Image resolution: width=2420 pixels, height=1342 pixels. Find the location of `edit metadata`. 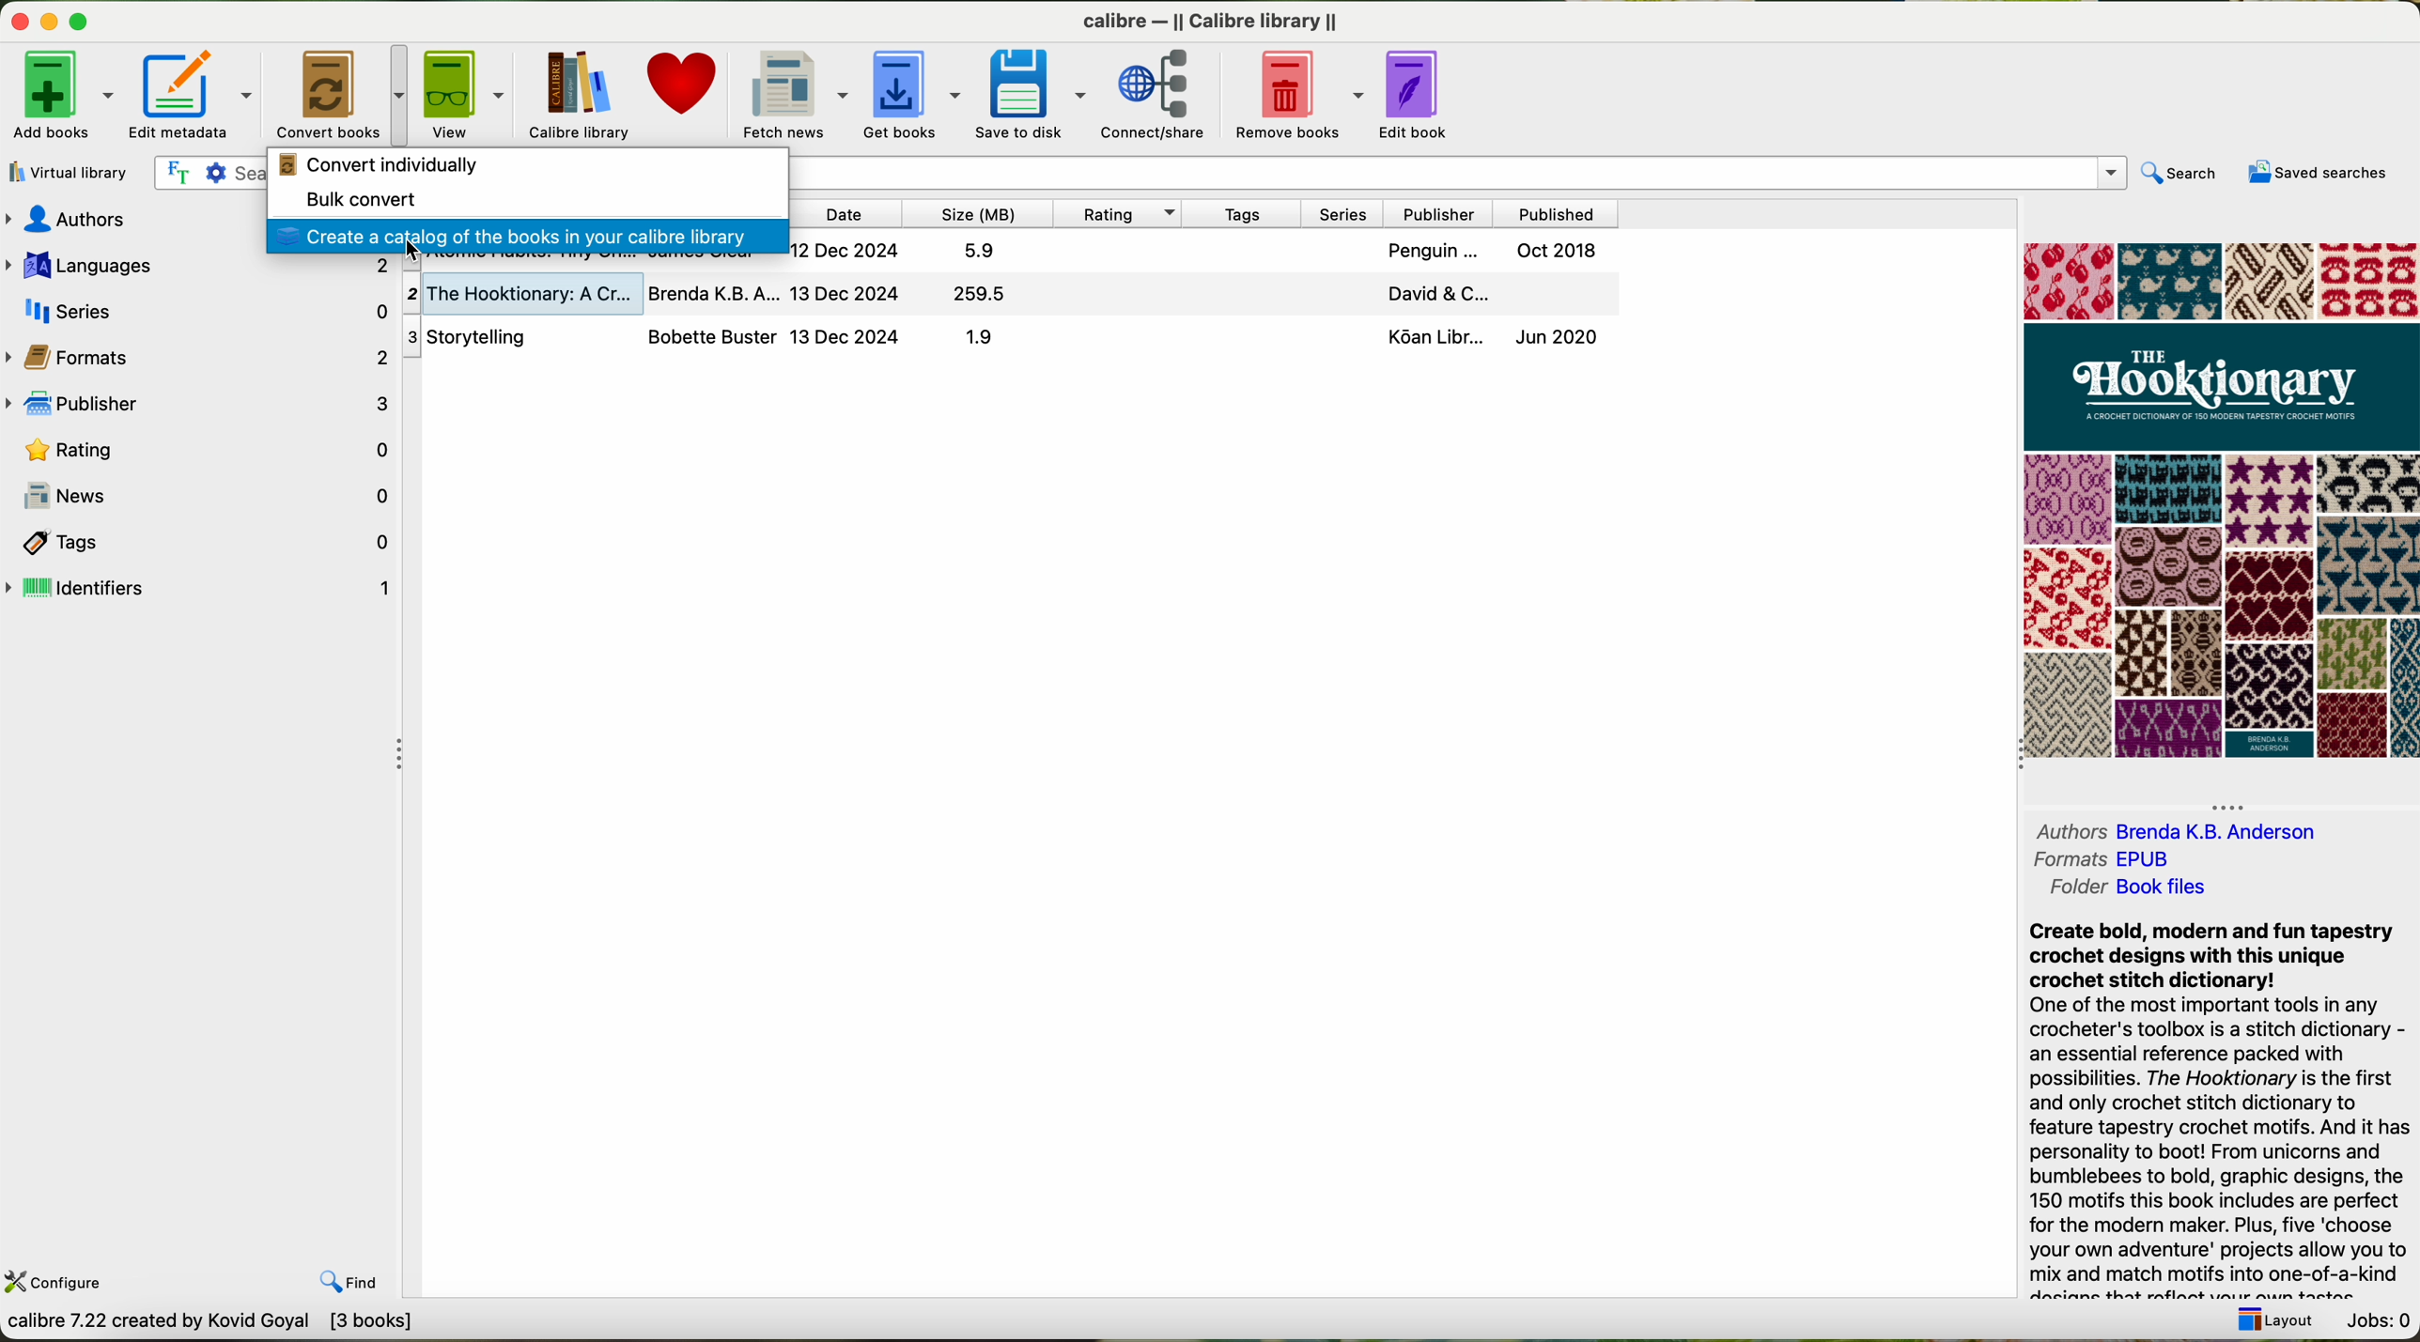

edit metadata is located at coordinates (192, 96).